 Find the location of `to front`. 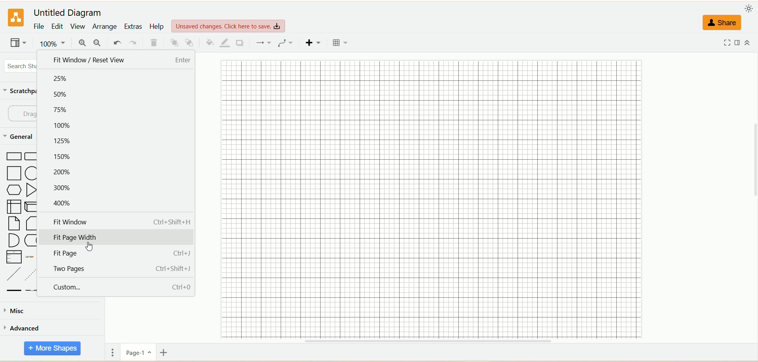

to front is located at coordinates (174, 44).